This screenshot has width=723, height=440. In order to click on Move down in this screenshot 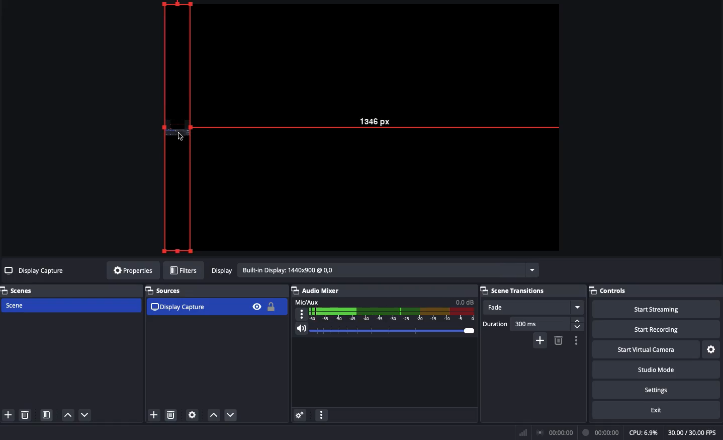, I will do `click(85, 415)`.